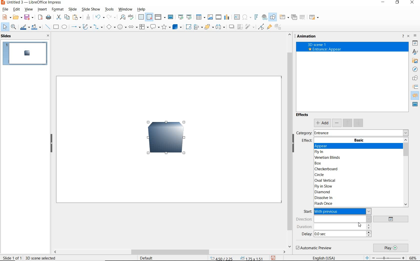 The image size is (420, 261). What do you see at coordinates (327, 169) in the screenshot?
I see `CHECKERBOARD` at bounding box center [327, 169].